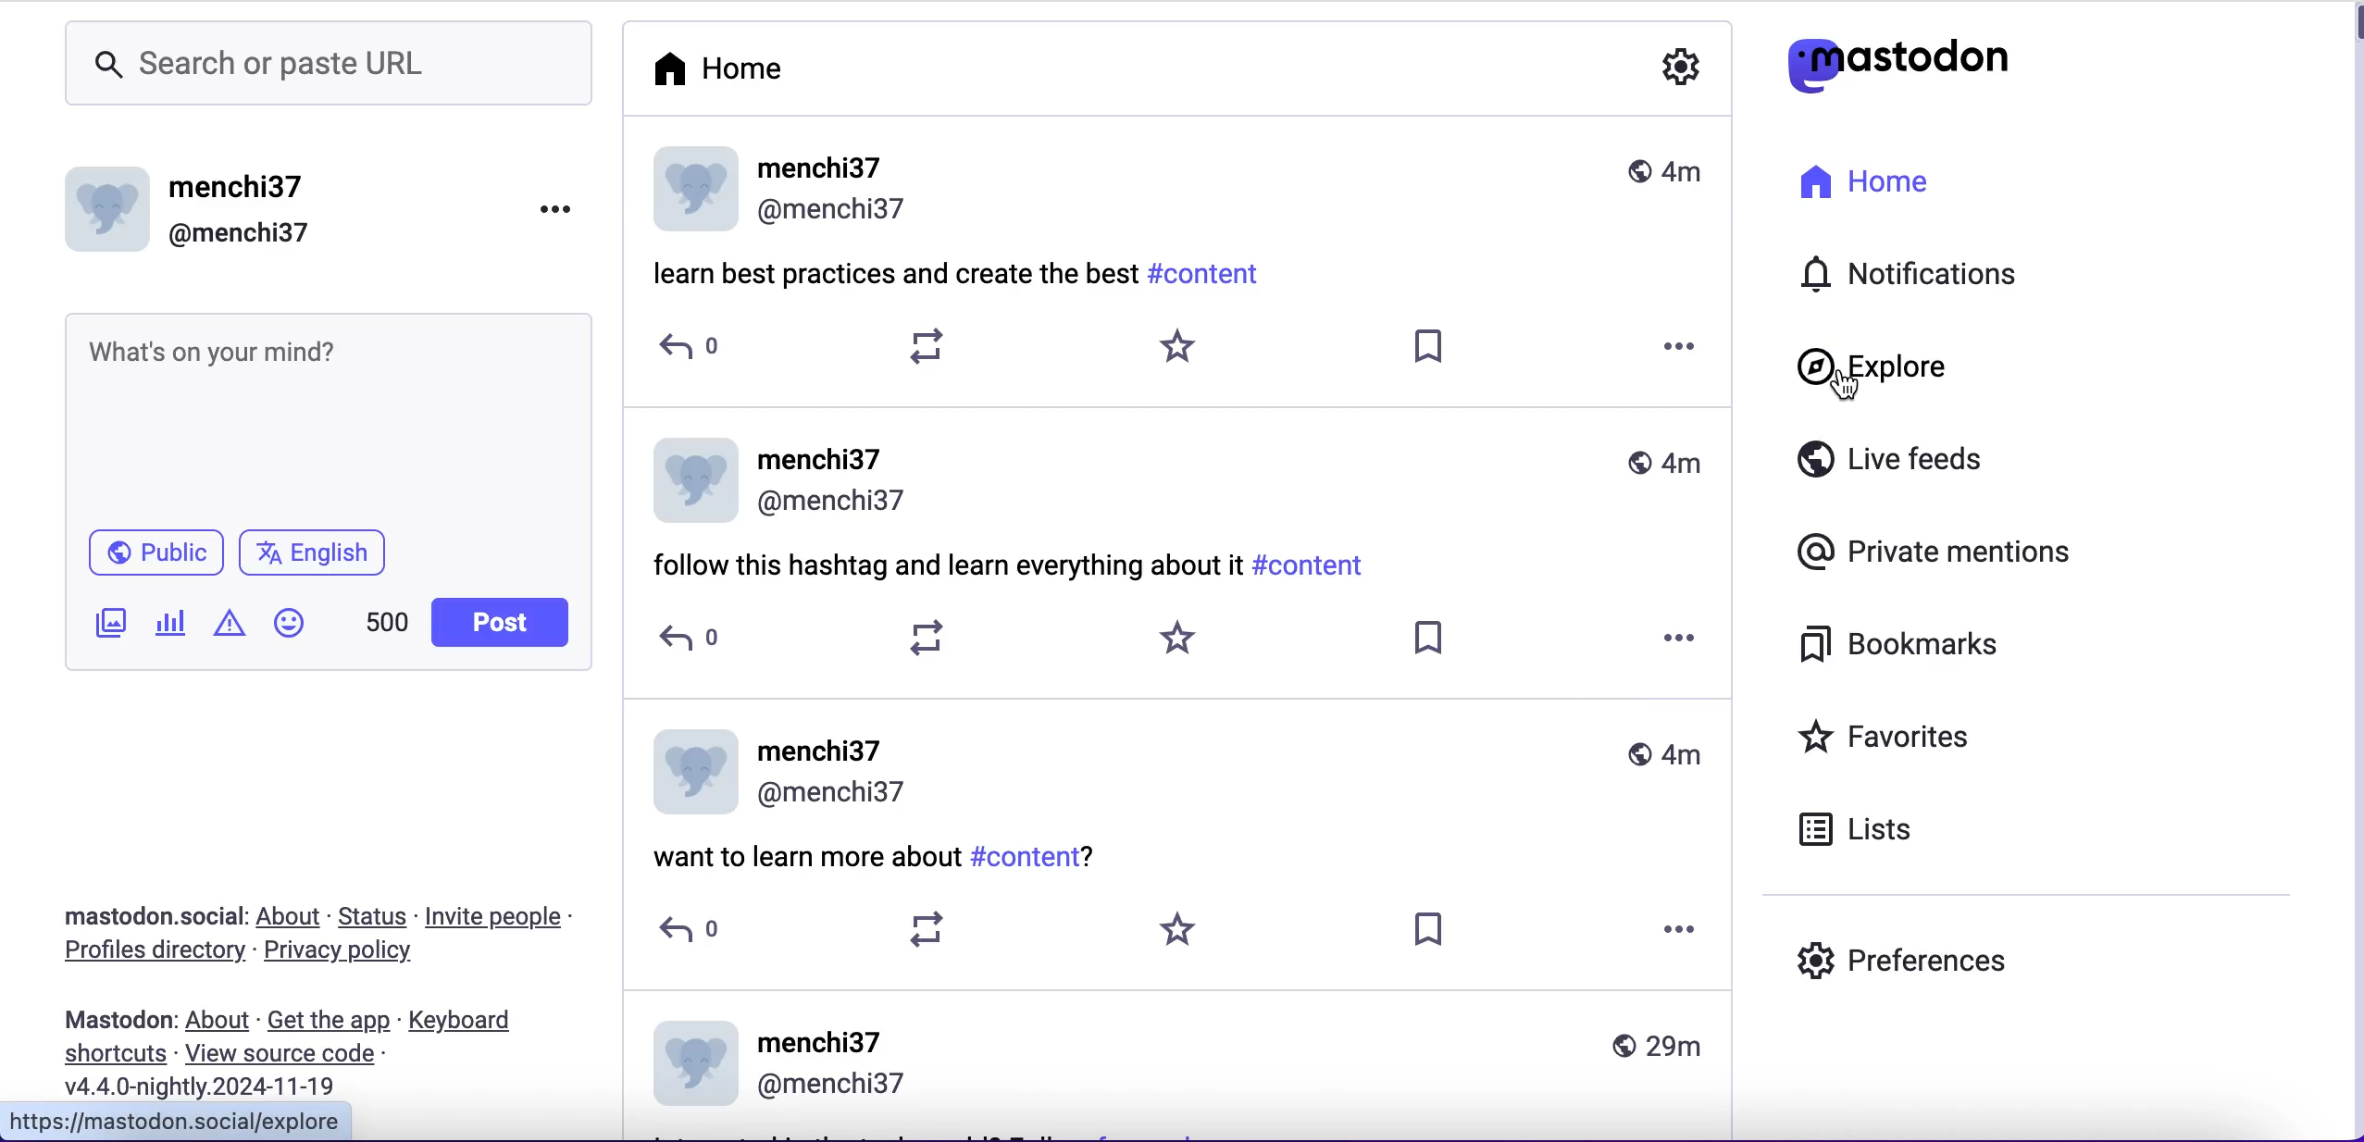 This screenshot has width=2364, height=1142. Describe the element at coordinates (300, 1054) in the screenshot. I see `view source code` at that location.